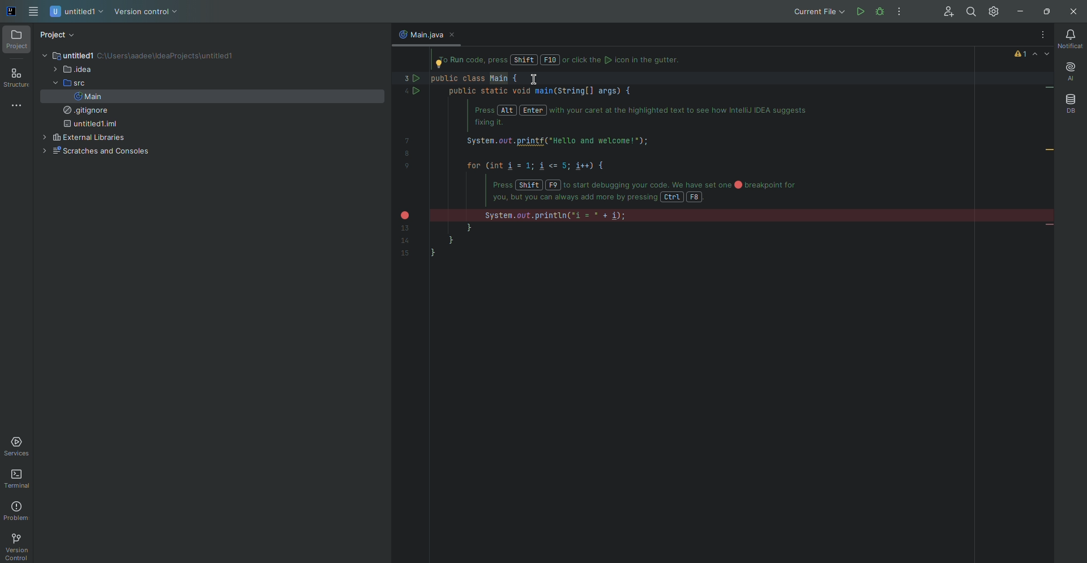  I want to click on Find, so click(970, 12).